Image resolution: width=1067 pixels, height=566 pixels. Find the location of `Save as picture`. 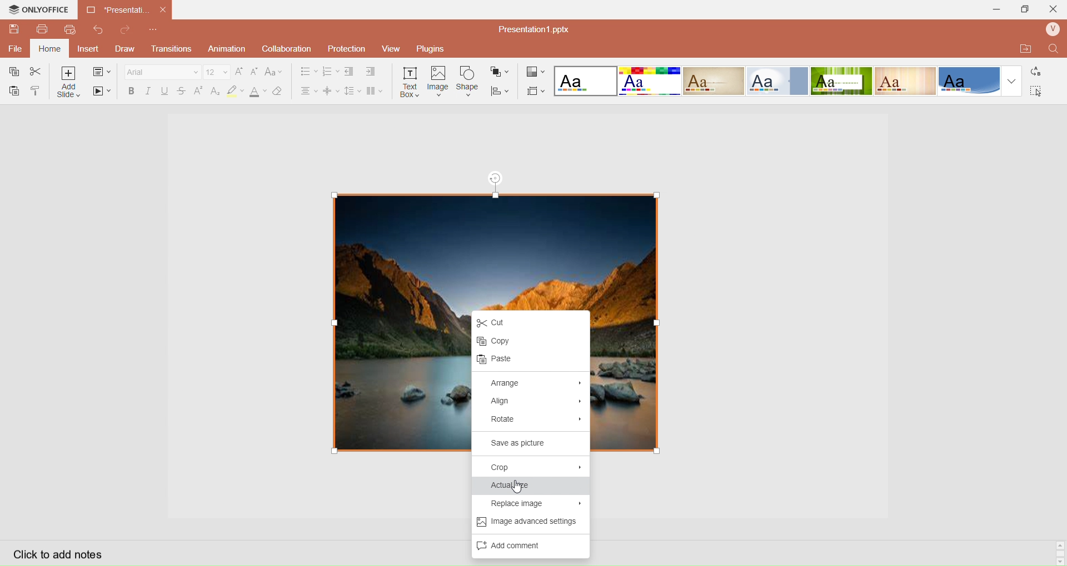

Save as picture is located at coordinates (528, 444).